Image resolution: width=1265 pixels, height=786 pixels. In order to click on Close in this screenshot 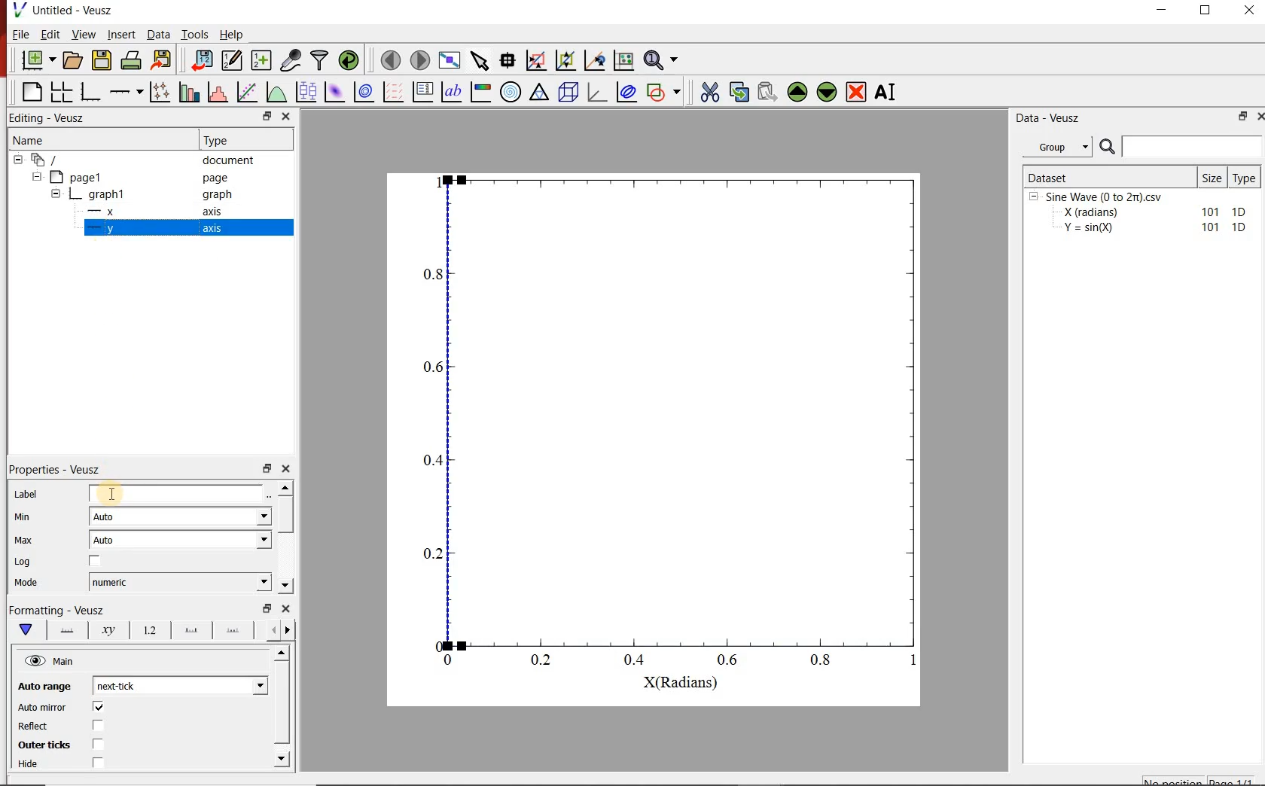, I will do `click(287, 467)`.